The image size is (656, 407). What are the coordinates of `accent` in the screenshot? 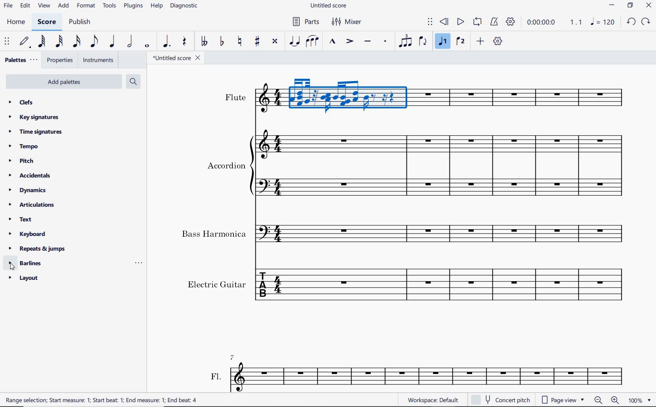 It's located at (350, 42).